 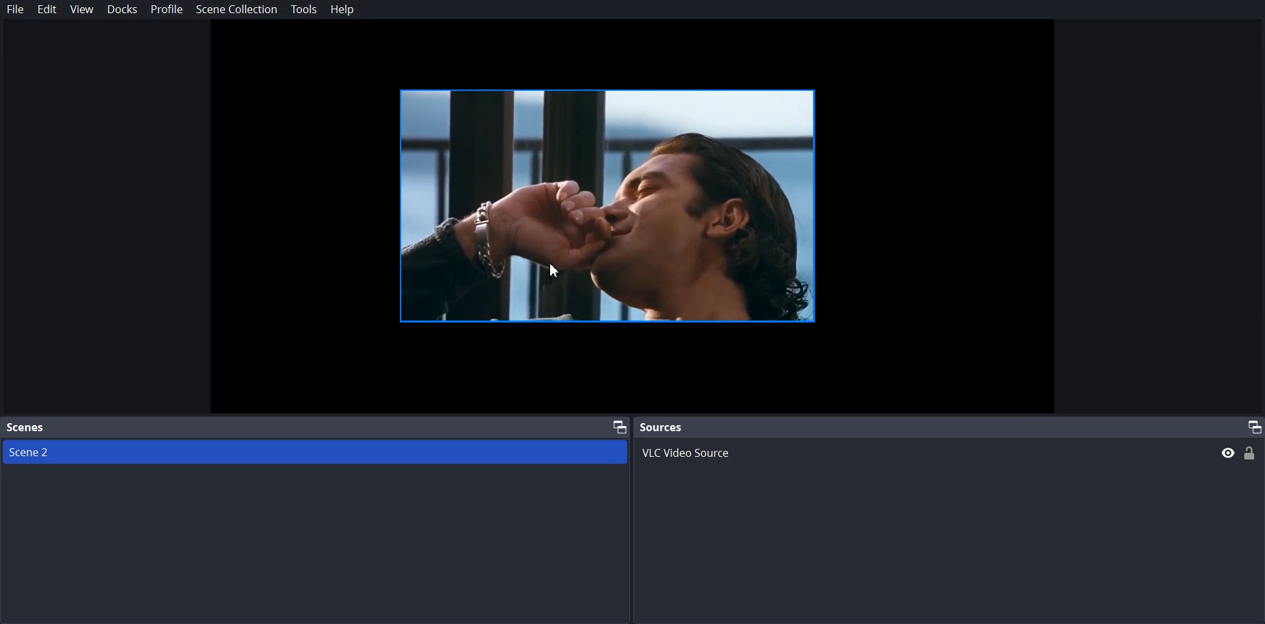 I want to click on Profile, so click(x=166, y=9).